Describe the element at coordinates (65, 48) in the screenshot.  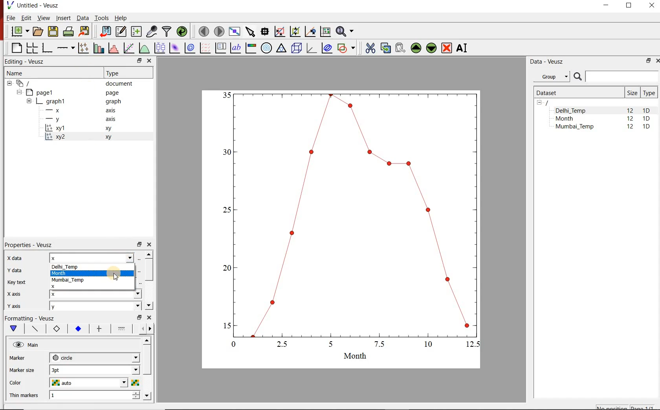
I see `Add an axis to the plot` at that location.